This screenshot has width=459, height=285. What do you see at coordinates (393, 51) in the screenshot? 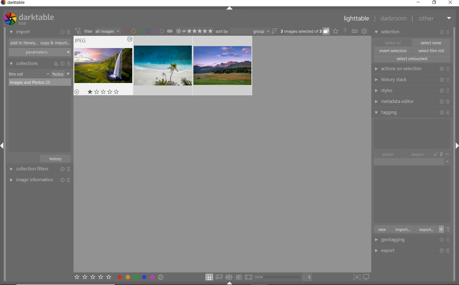
I see `invert selection` at bounding box center [393, 51].